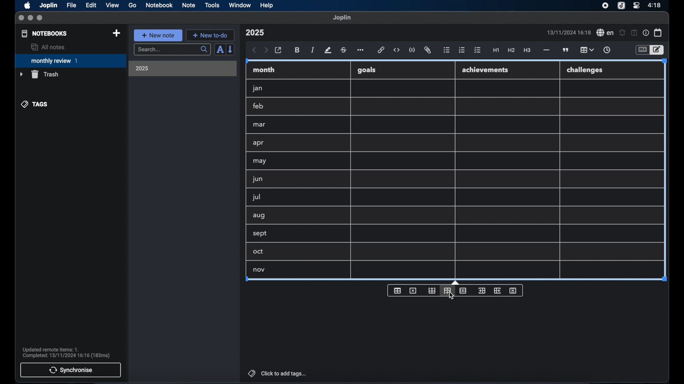 Image resolution: width=684 pixels, height=384 pixels. I want to click on new note, so click(158, 35).